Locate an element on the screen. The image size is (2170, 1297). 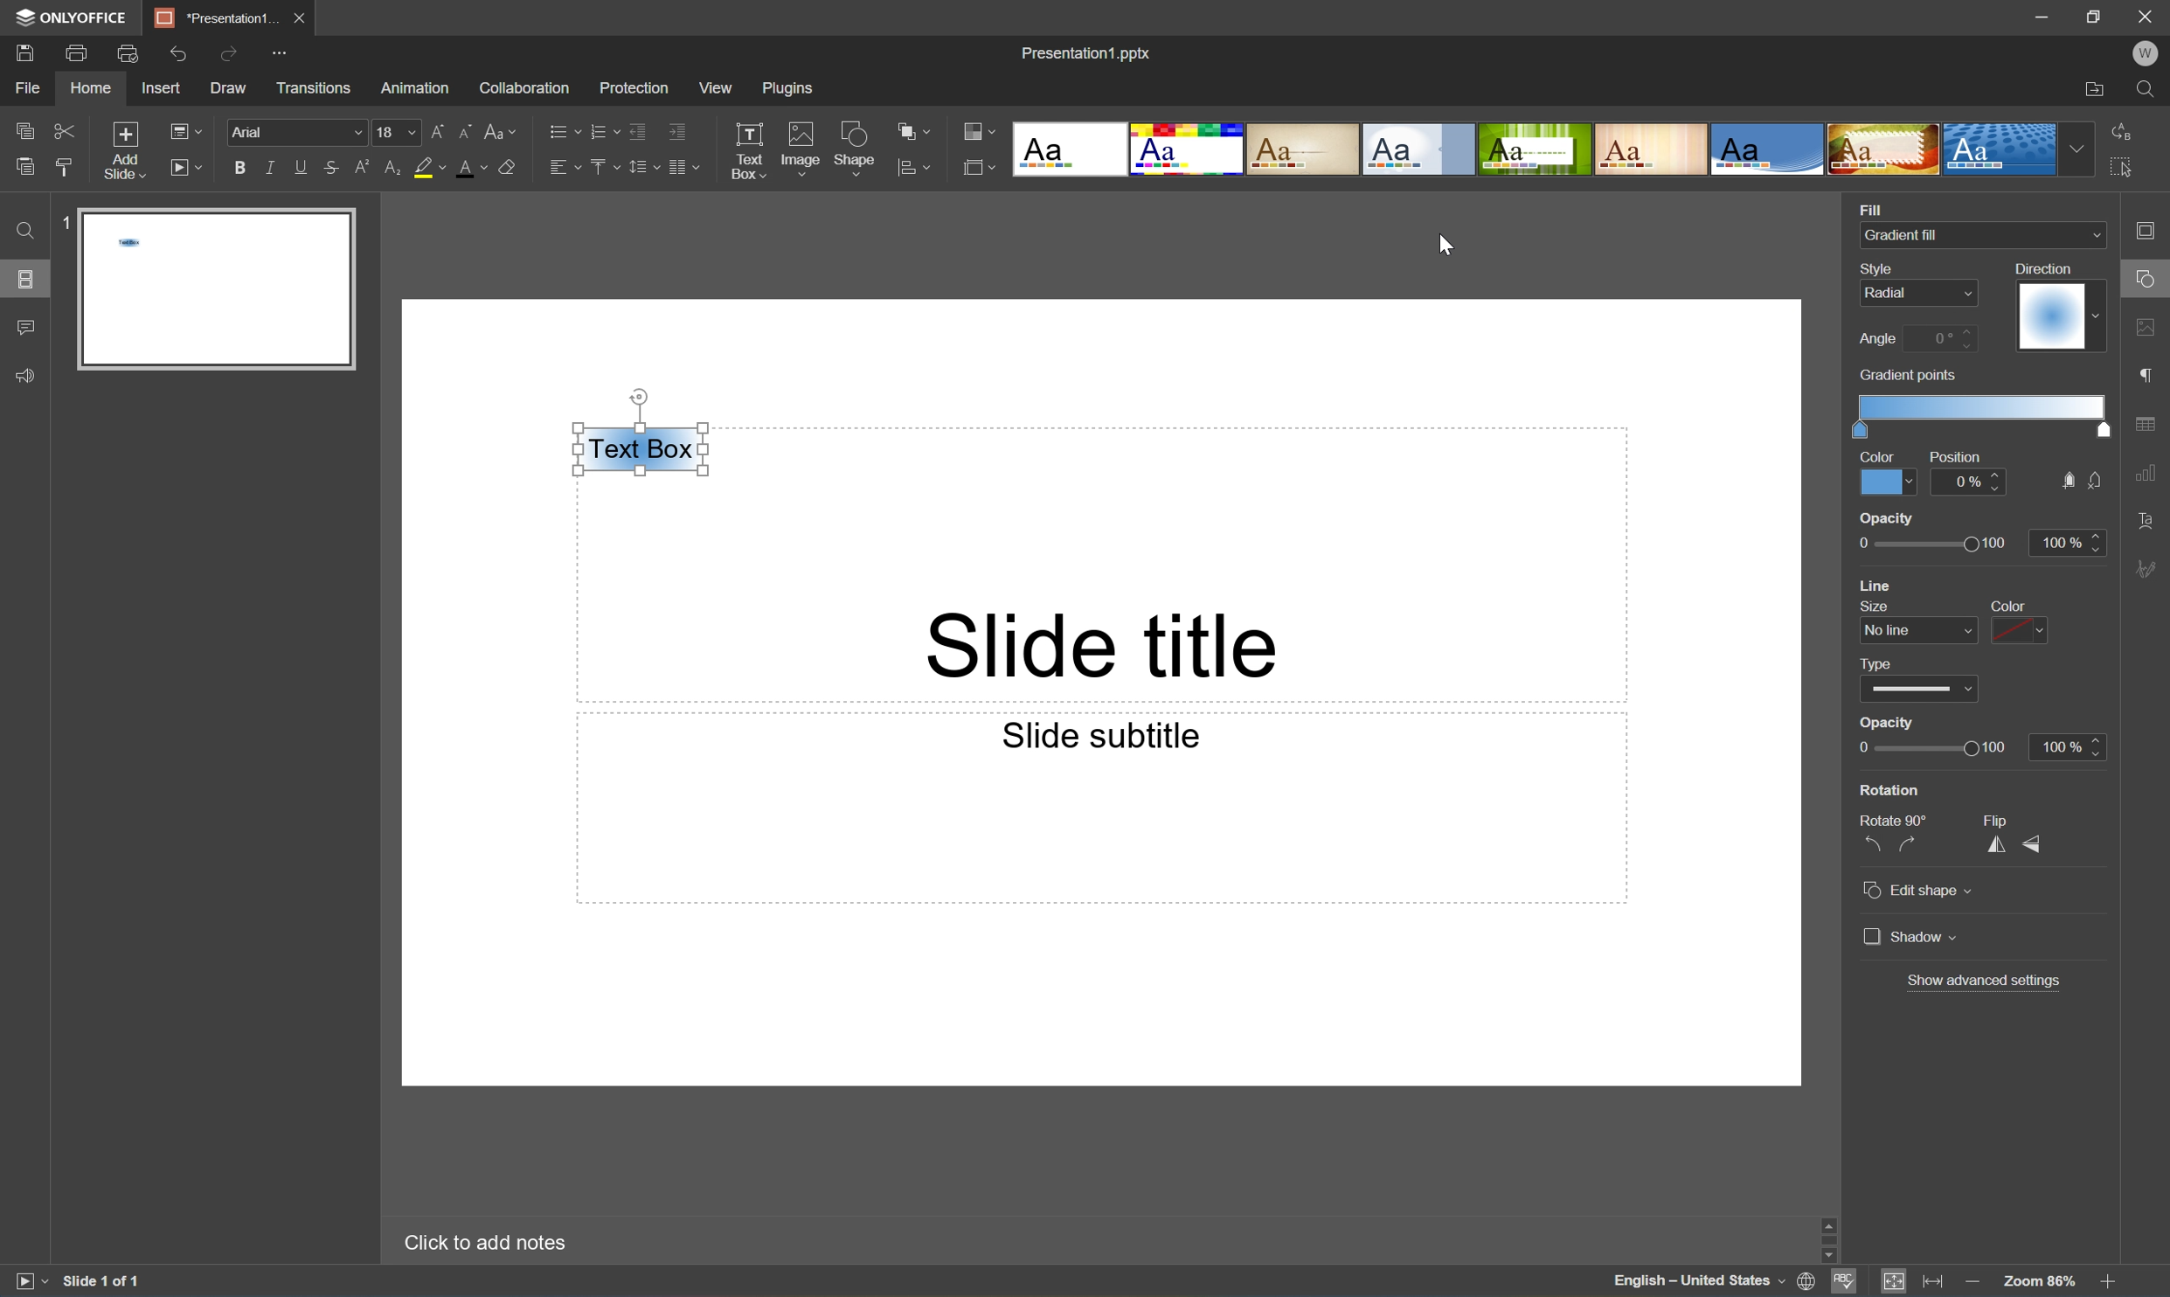
Position is located at coordinates (1956, 456).